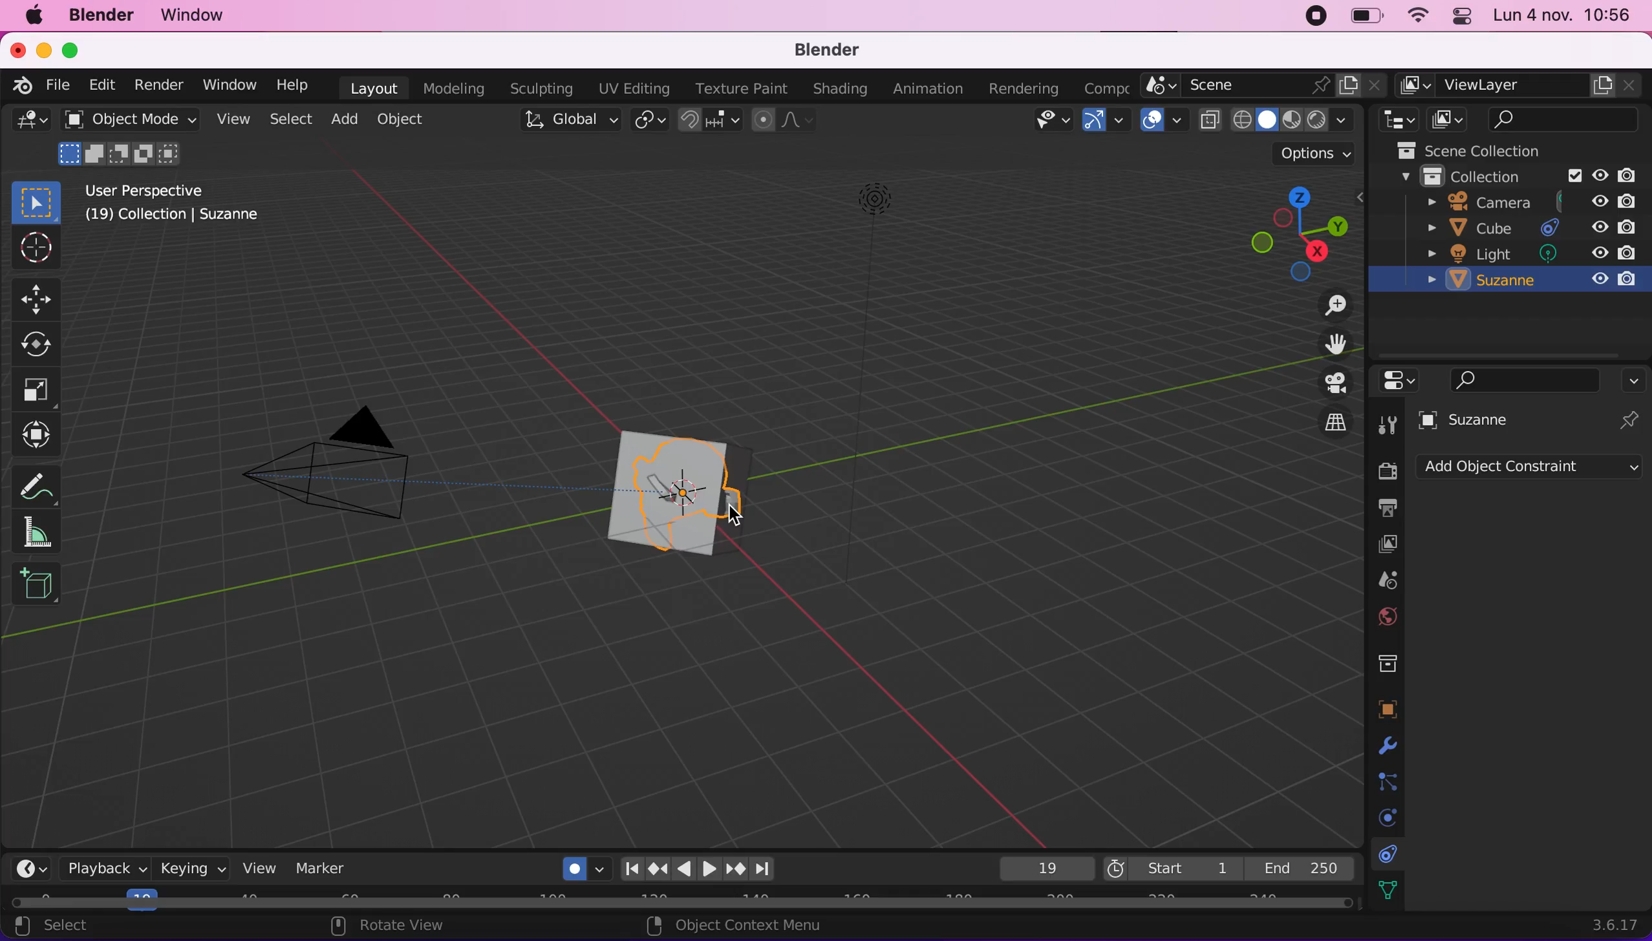  Describe the element at coordinates (1363, 16) in the screenshot. I see `battery` at that location.